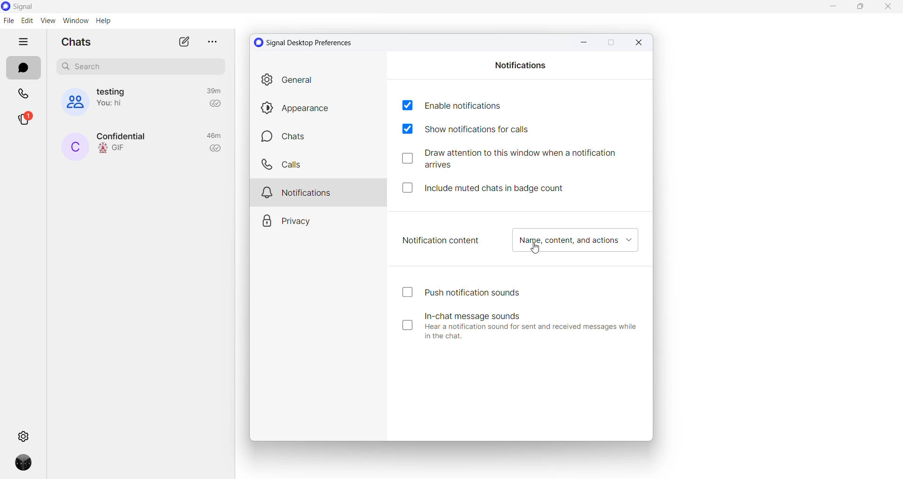 This screenshot has height=479, width=903. Describe the element at coordinates (319, 164) in the screenshot. I see `calls` at that location.